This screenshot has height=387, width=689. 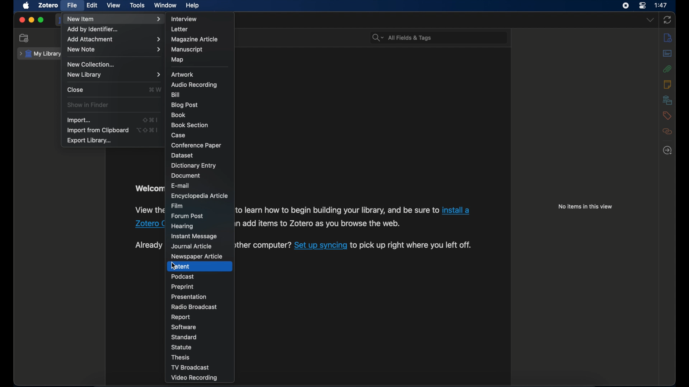 What do you see at coordinates (183, 287) in the screenshot?
I see `preprint` at bounding box center [183, 287].